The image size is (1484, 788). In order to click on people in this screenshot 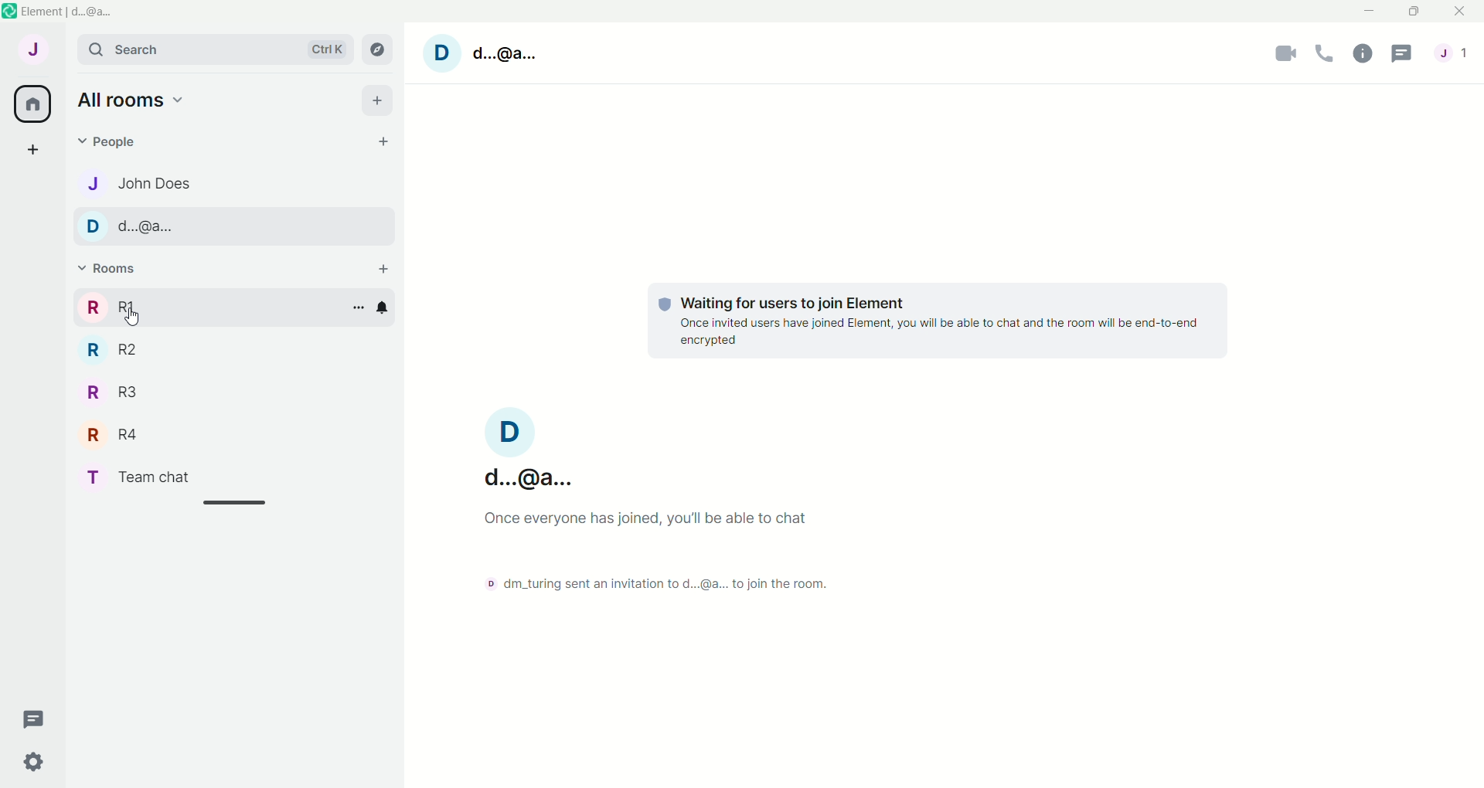, I will do `click(1455, 53)`.